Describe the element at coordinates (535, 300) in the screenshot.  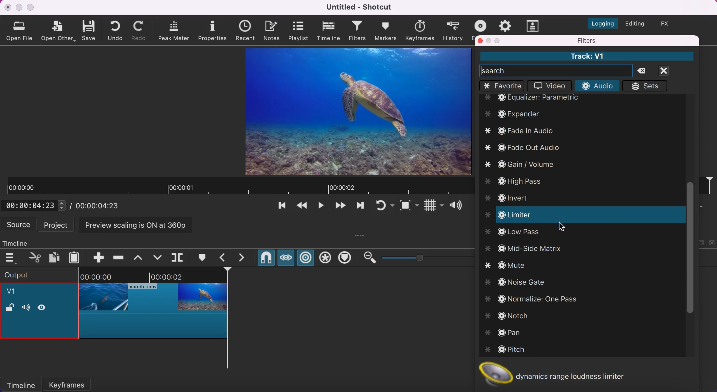
I see `normalize: one pass` at that location.